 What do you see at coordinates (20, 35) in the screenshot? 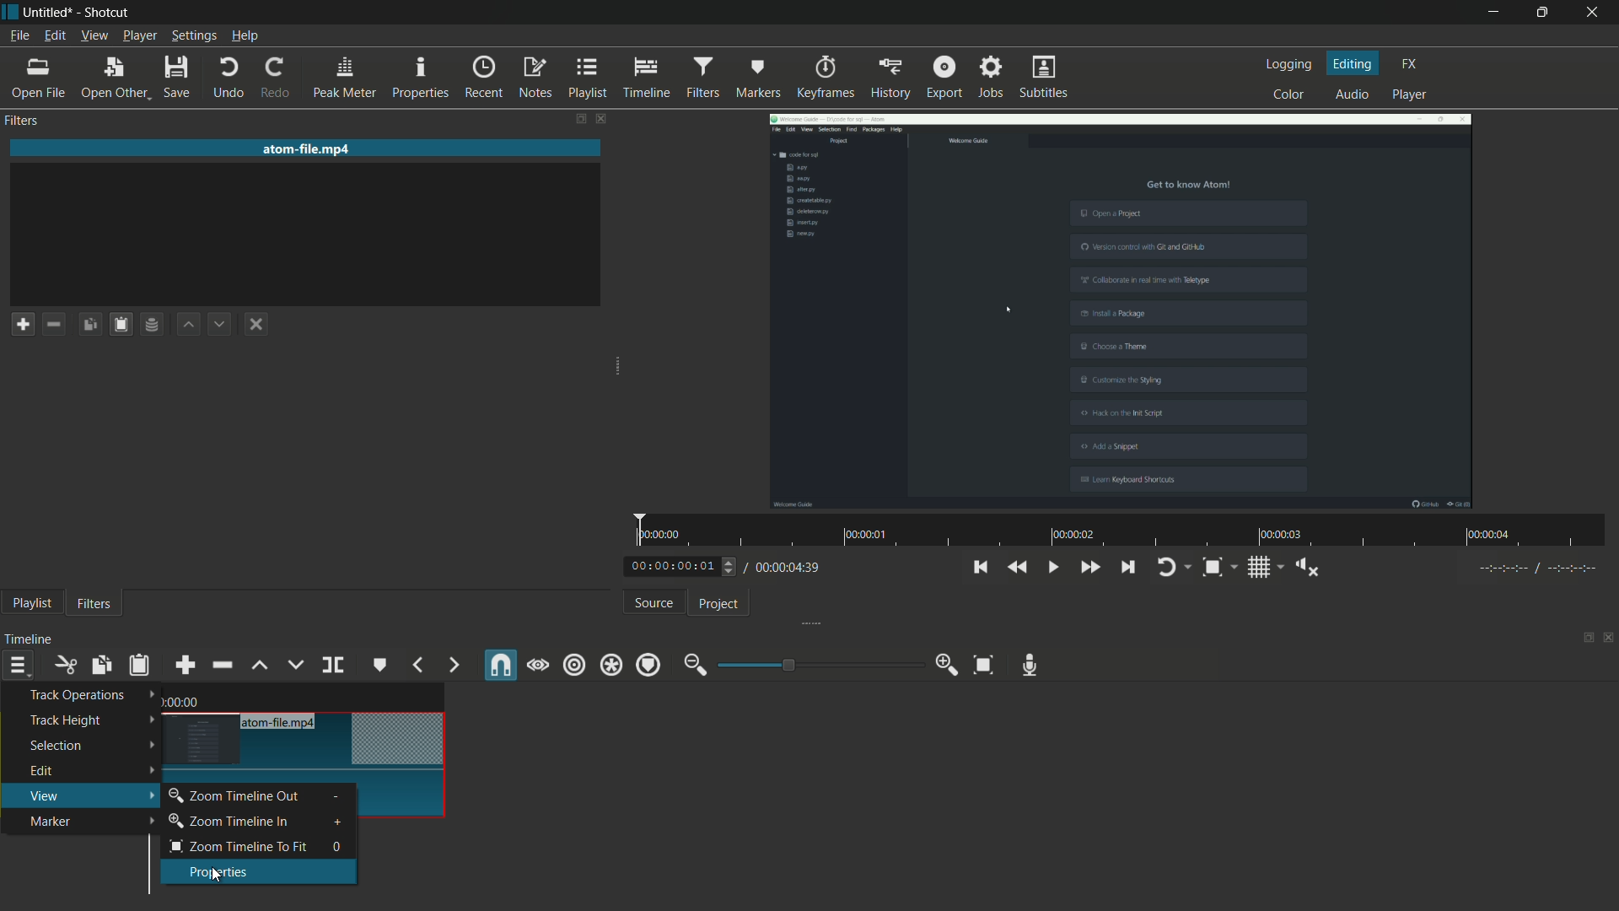
I see `file menu` at bounding box center [20, 35].